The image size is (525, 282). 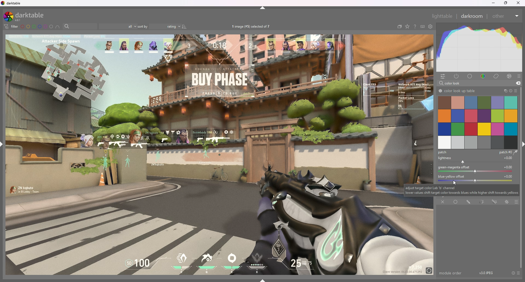 What do you see at coordinates (26, 16) in the screenshot?
I see `darktable` at bounding box center [26, 16].